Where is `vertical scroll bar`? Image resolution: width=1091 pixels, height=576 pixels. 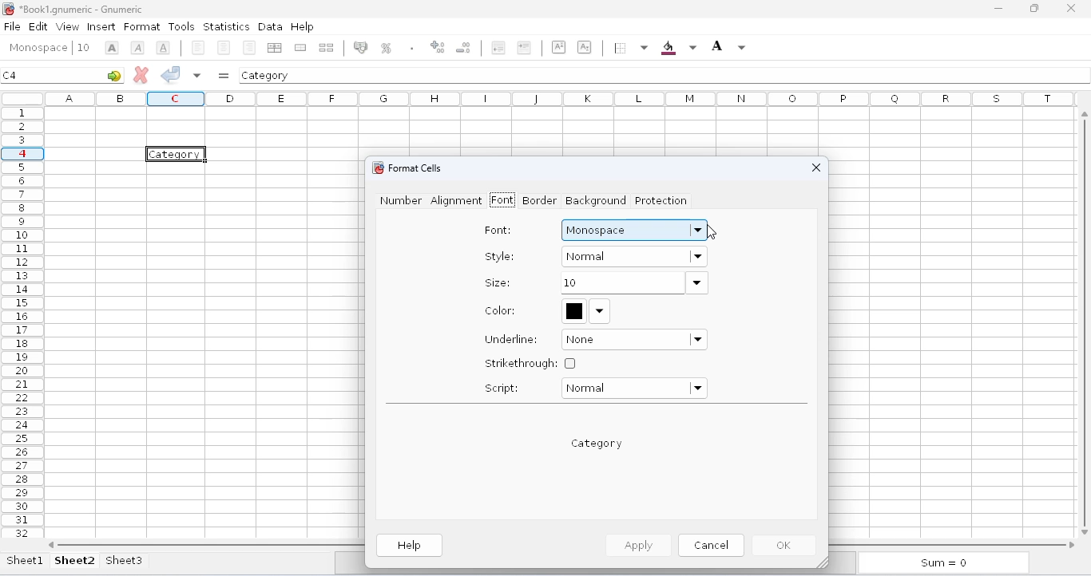 vertical scroll bar is located at coordinates (1087, 321).